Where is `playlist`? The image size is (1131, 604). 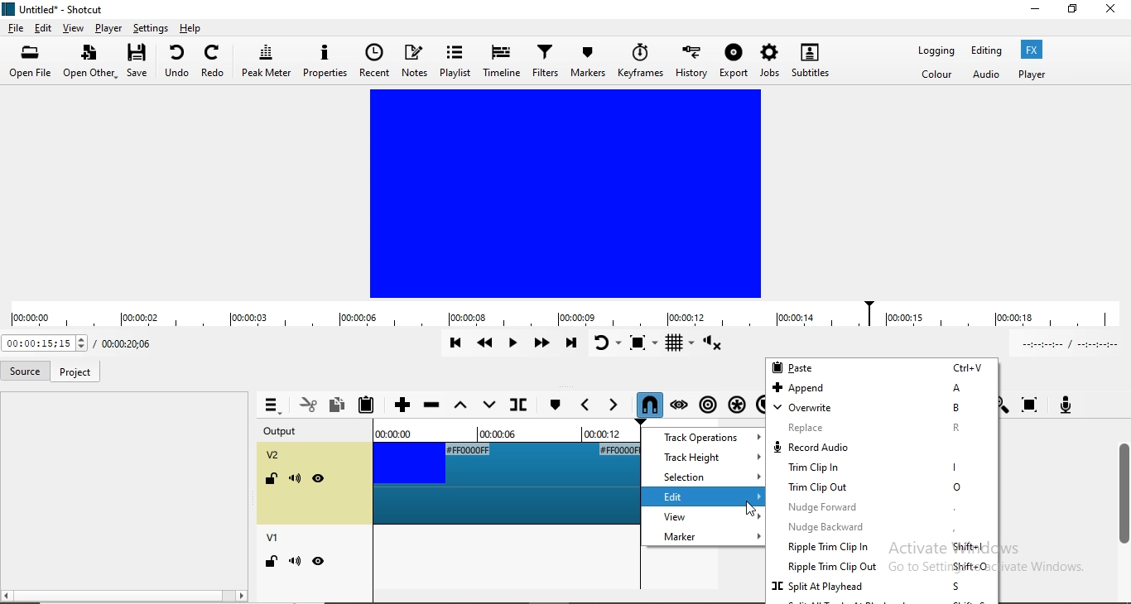 playlist is located at coordinates (456, 61).